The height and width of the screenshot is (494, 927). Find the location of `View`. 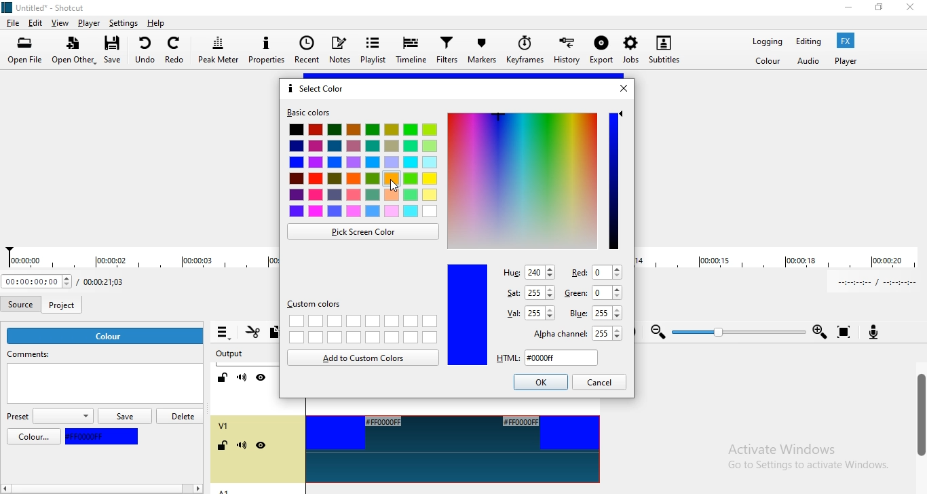

View is located at coordinates (60, 22).